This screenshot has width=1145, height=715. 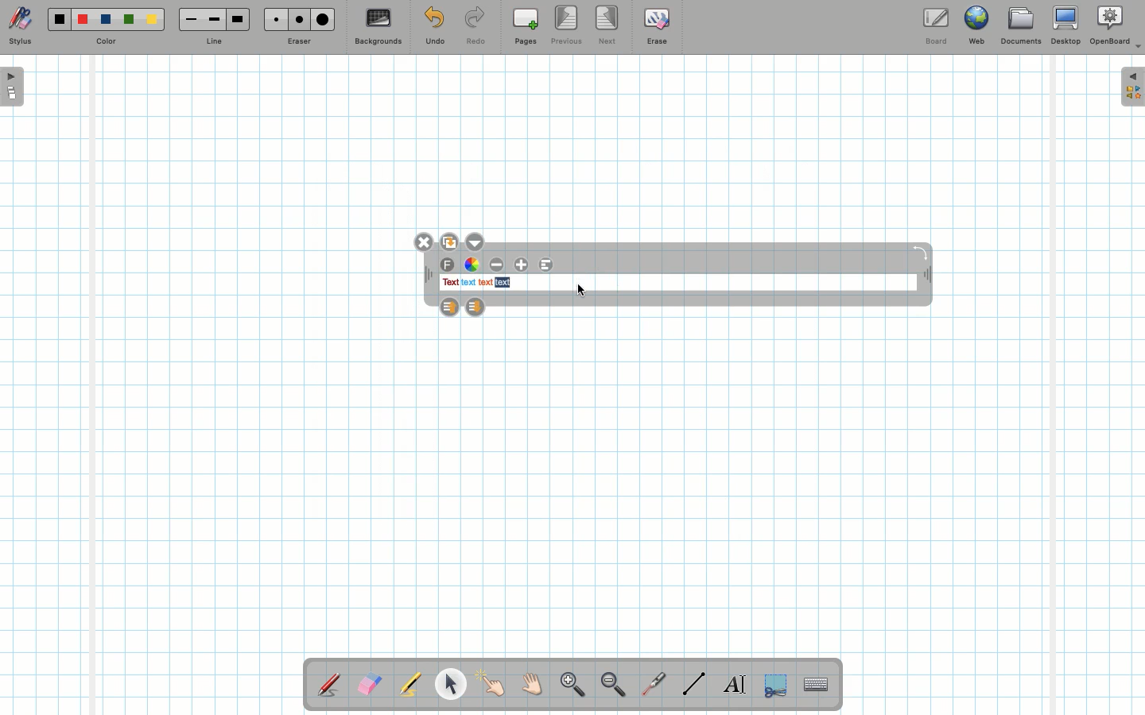 What do you see at coordinates (468, 283) in the screenshot?
I see `text` at bounding box center [468, 283].